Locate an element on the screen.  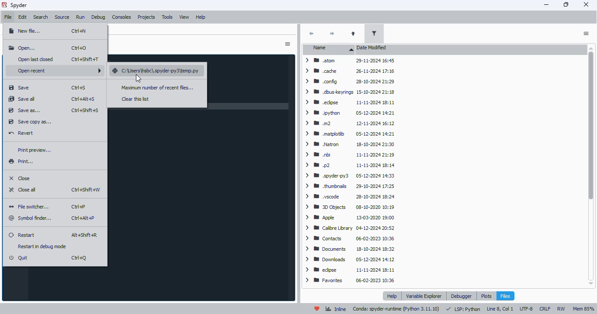
maximum number of recent files is located at coordinates (157, 88).